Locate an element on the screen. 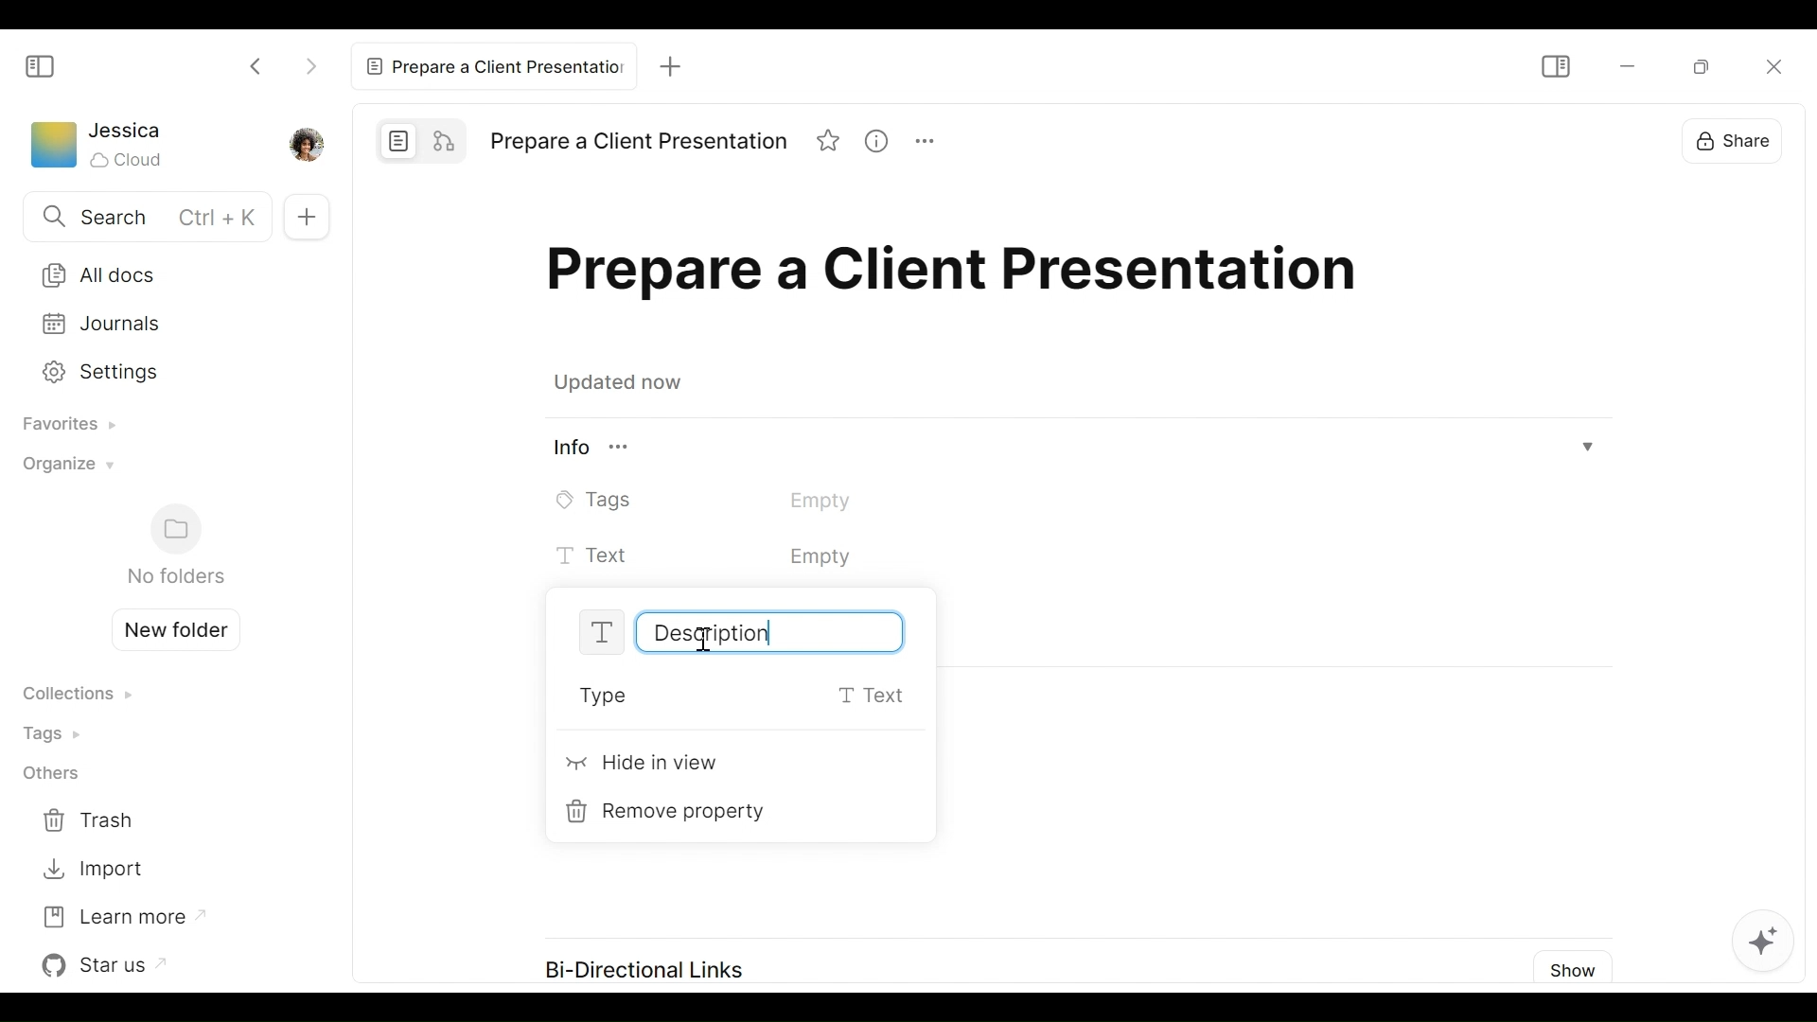 The height and width of the screenshot is (1022, 1817). Create new folder is located at coordinates (168, 627).